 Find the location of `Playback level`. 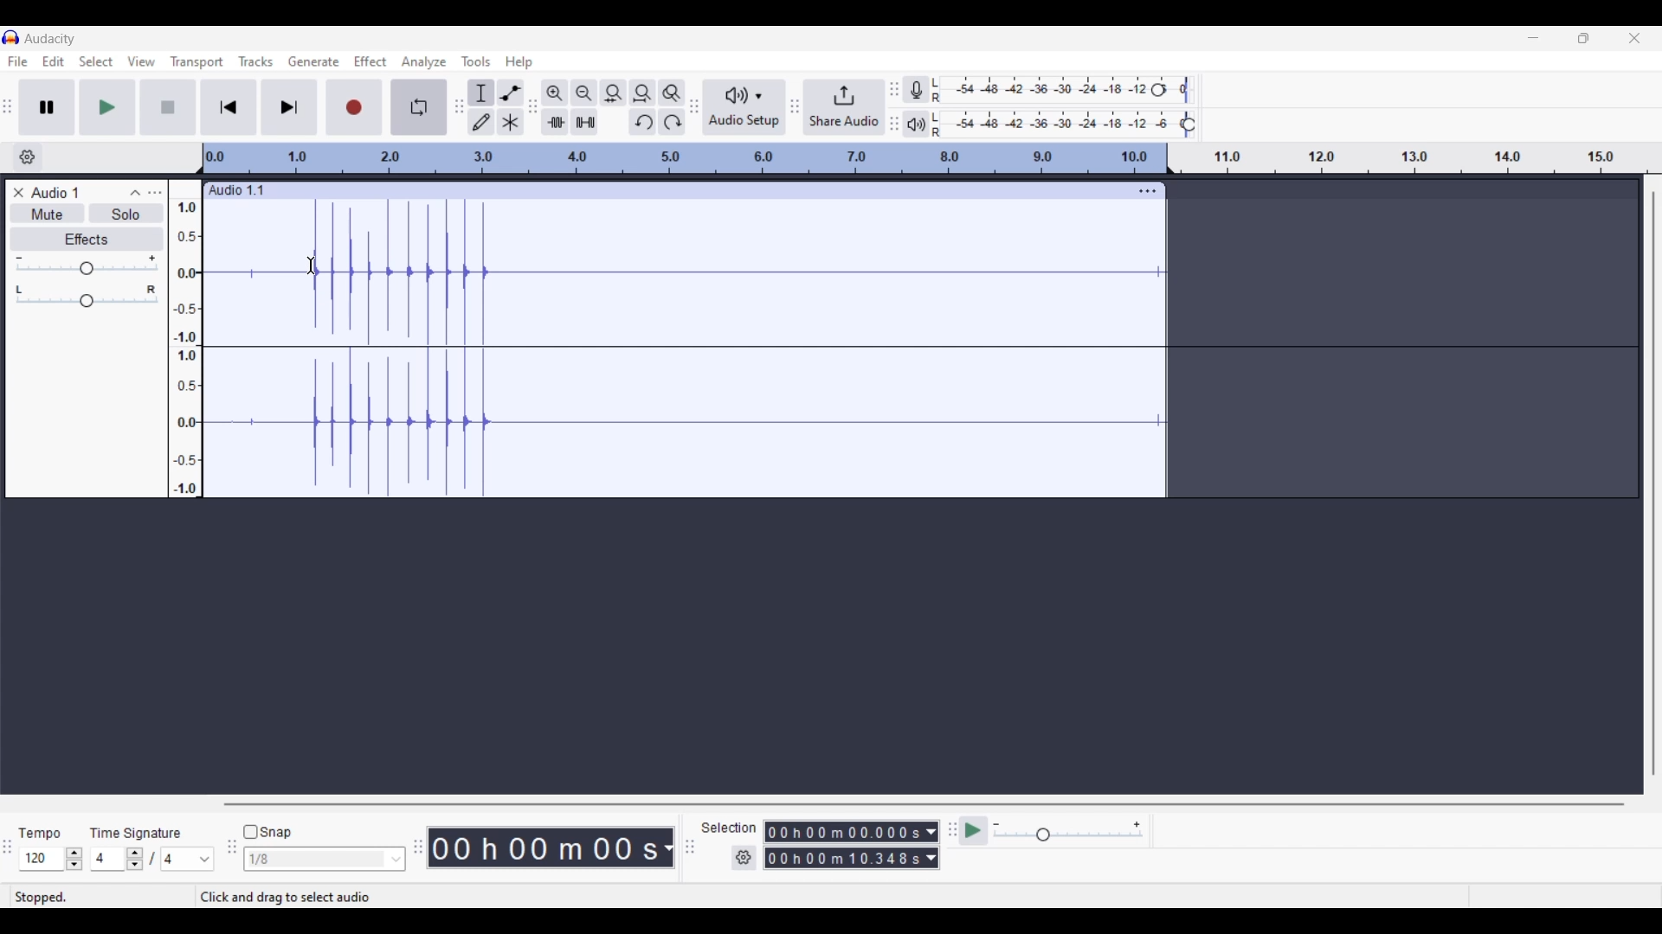

Playback level is located at coordinates (1058, 125).